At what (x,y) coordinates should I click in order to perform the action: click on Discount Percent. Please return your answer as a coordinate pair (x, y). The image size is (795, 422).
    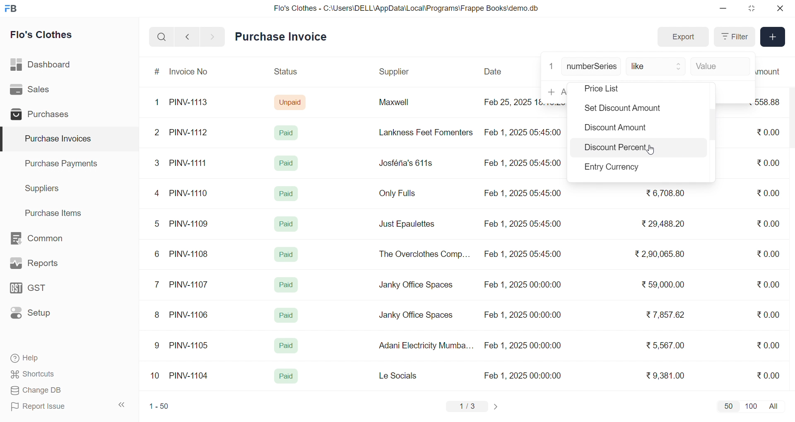
    Looking at the image, I should click on (616, 149).